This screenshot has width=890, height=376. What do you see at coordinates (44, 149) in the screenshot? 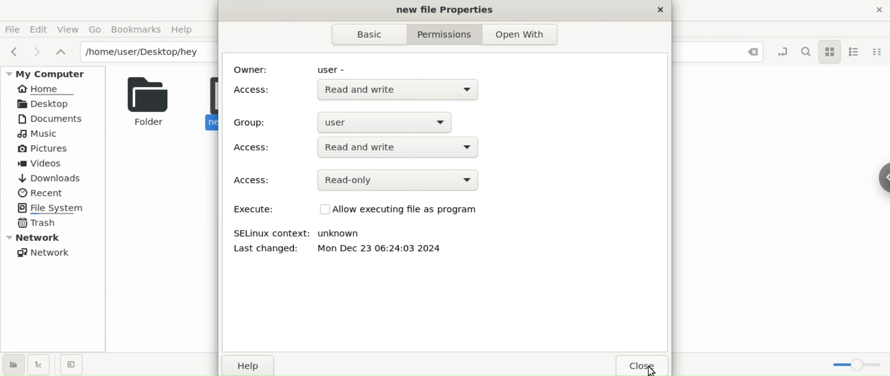
I see `Pictures` at bounding box center [44, 149].